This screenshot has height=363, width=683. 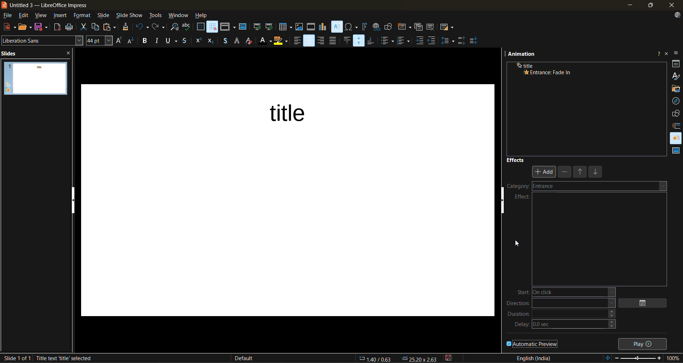 What do you see at coordinates (562, 292) in the screenshot?
I see `start` at bounding box center [562, 292].